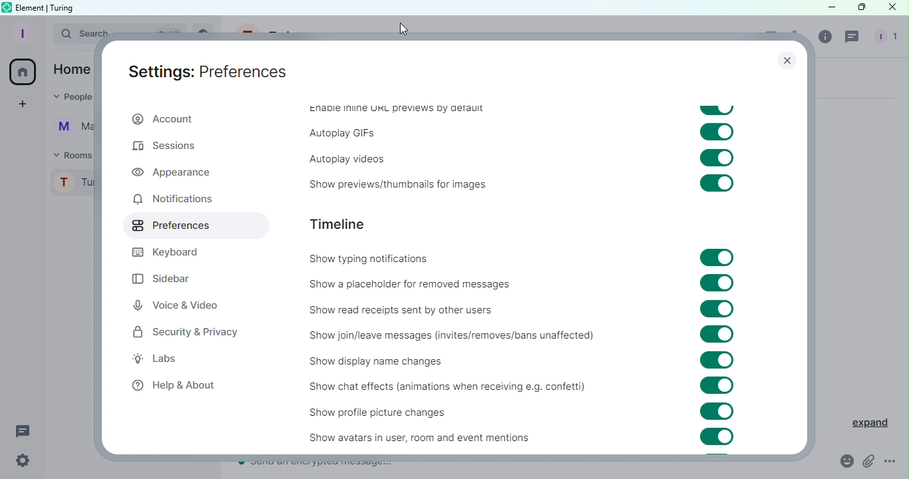  I want to click on Martina Tornello, so click(71, 130).